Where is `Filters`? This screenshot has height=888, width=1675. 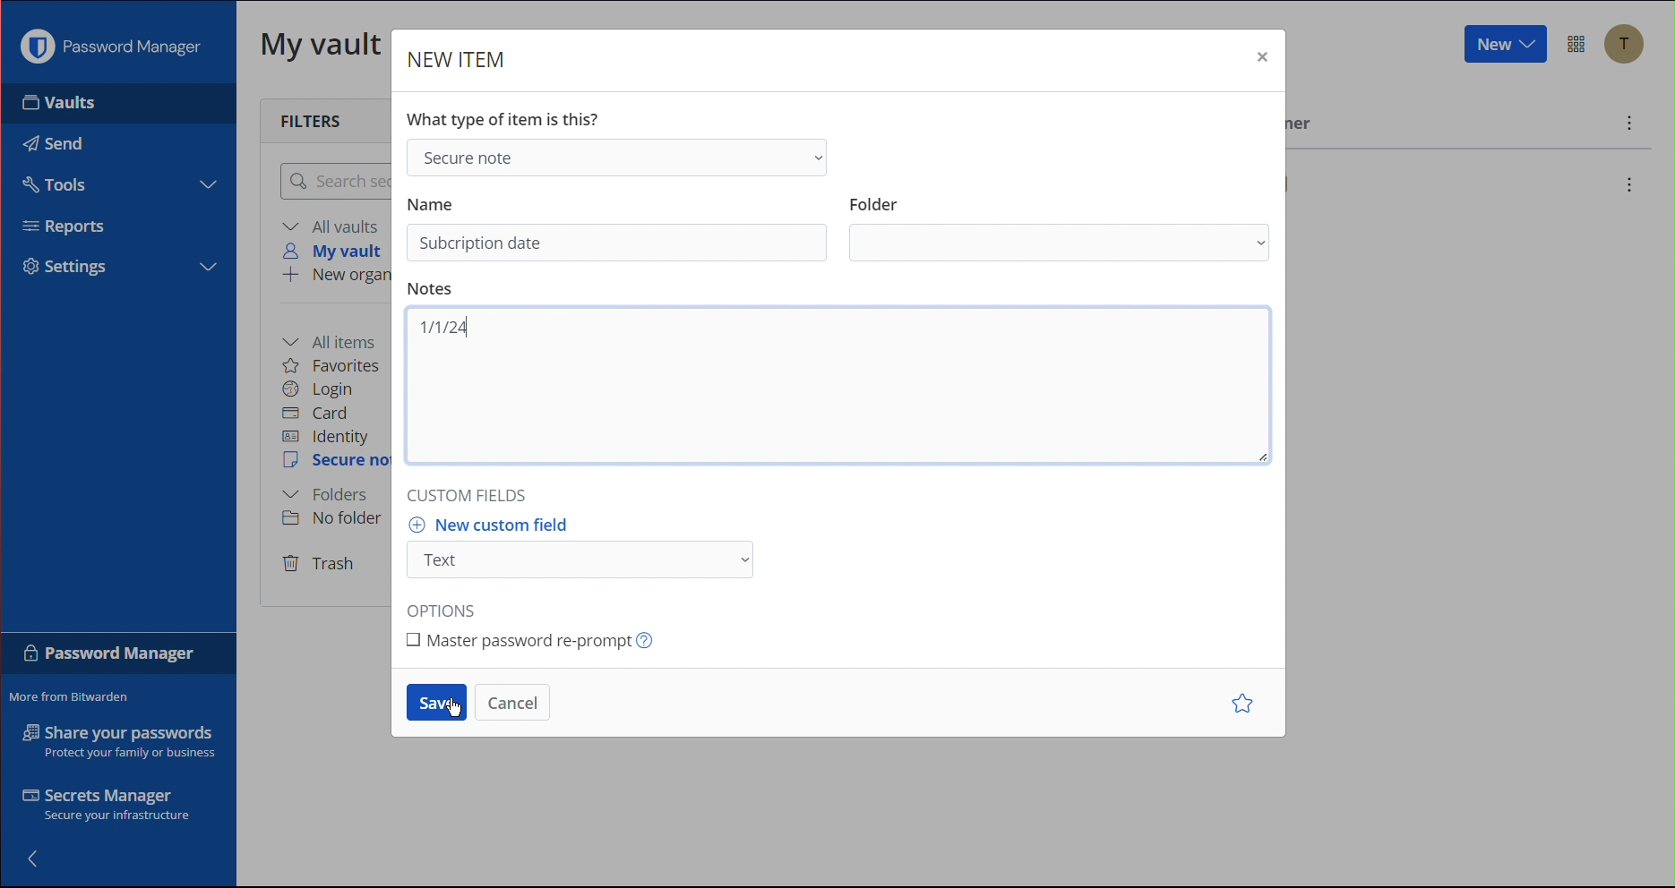 Filters is located at coordinates (316, 119).